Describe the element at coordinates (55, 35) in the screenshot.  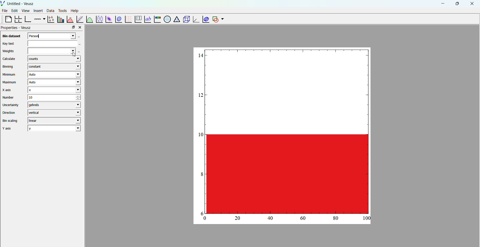
I see `"person" data selected` at that location.